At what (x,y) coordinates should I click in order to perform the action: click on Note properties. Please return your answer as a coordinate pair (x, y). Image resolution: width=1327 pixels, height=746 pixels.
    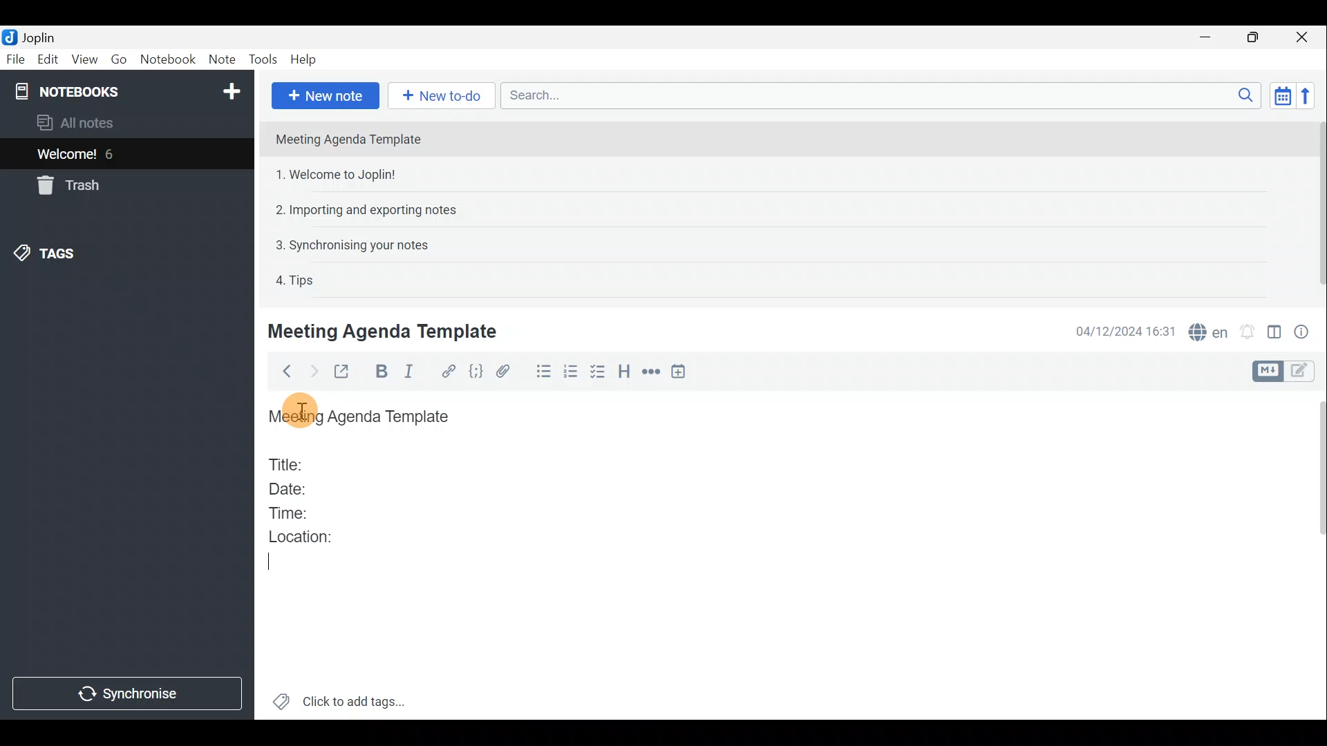
    Looking at the image, I should click on (1306, 331).